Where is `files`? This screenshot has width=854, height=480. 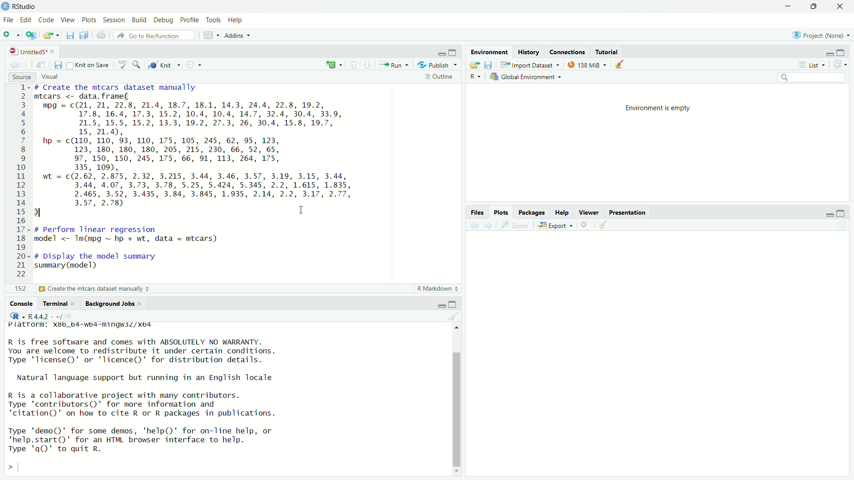
files is located at coordinates (477, 212).